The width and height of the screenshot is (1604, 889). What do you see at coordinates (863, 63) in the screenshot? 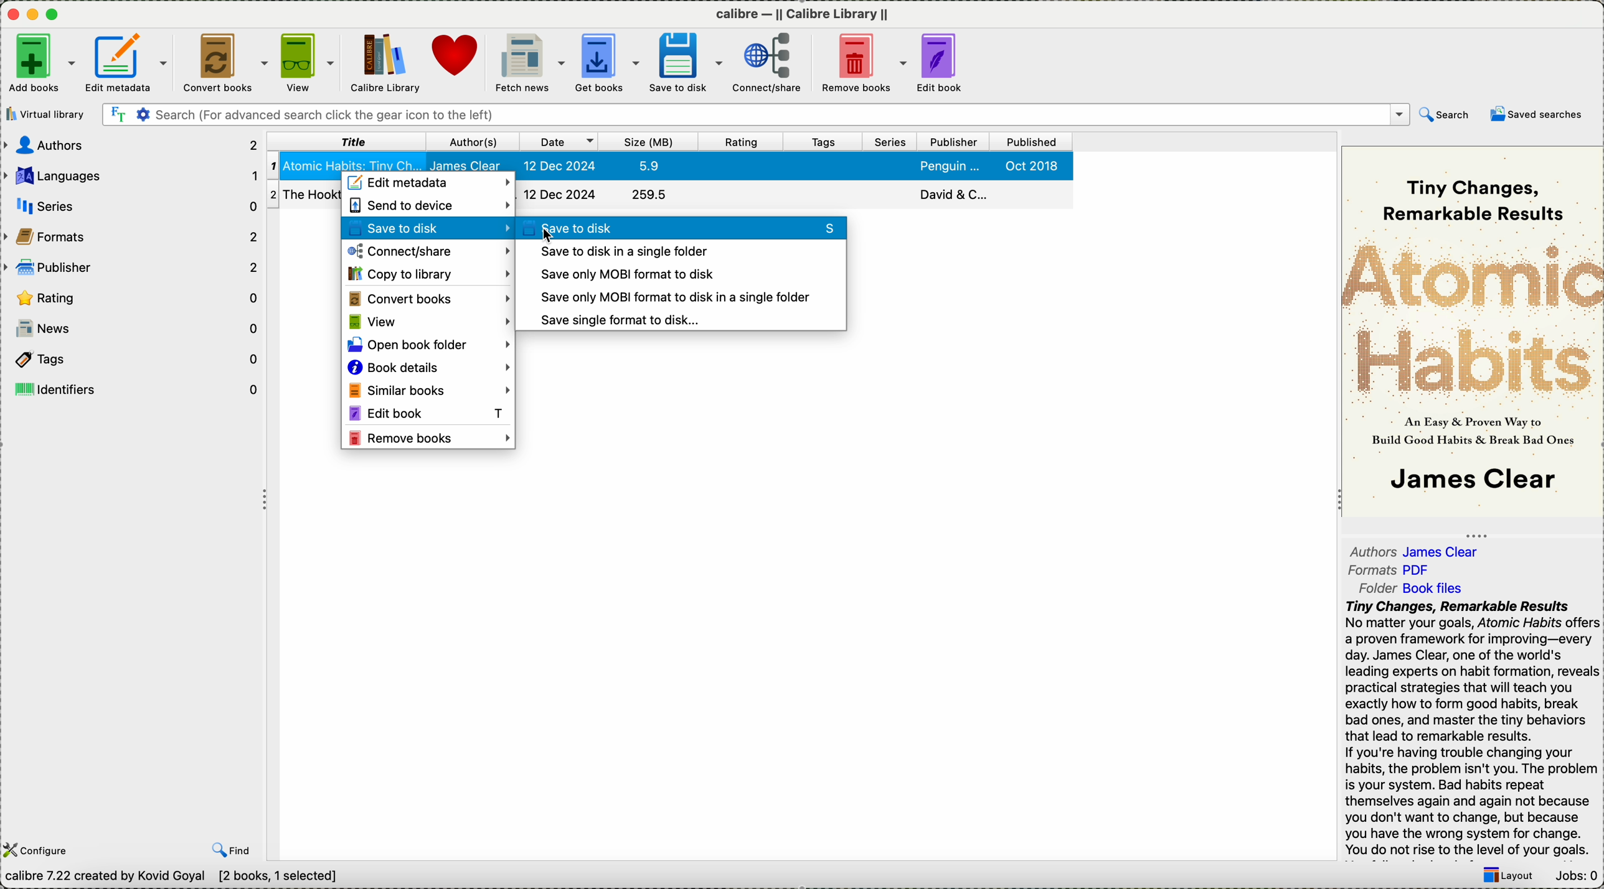
I see `remove books` at bounding box center [863, 63].